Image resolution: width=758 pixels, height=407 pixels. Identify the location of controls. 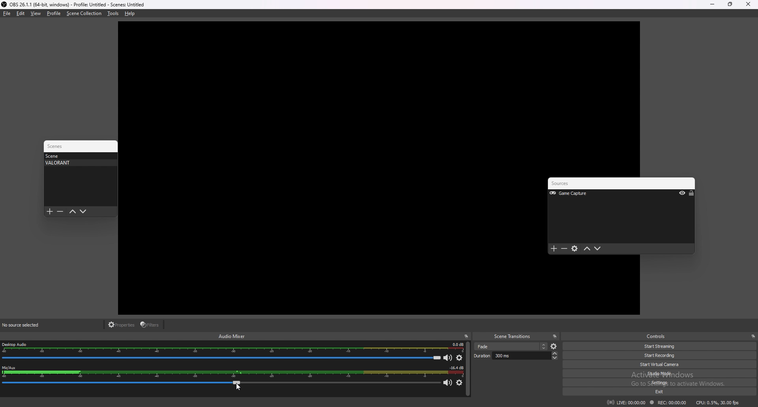
(659, 336).